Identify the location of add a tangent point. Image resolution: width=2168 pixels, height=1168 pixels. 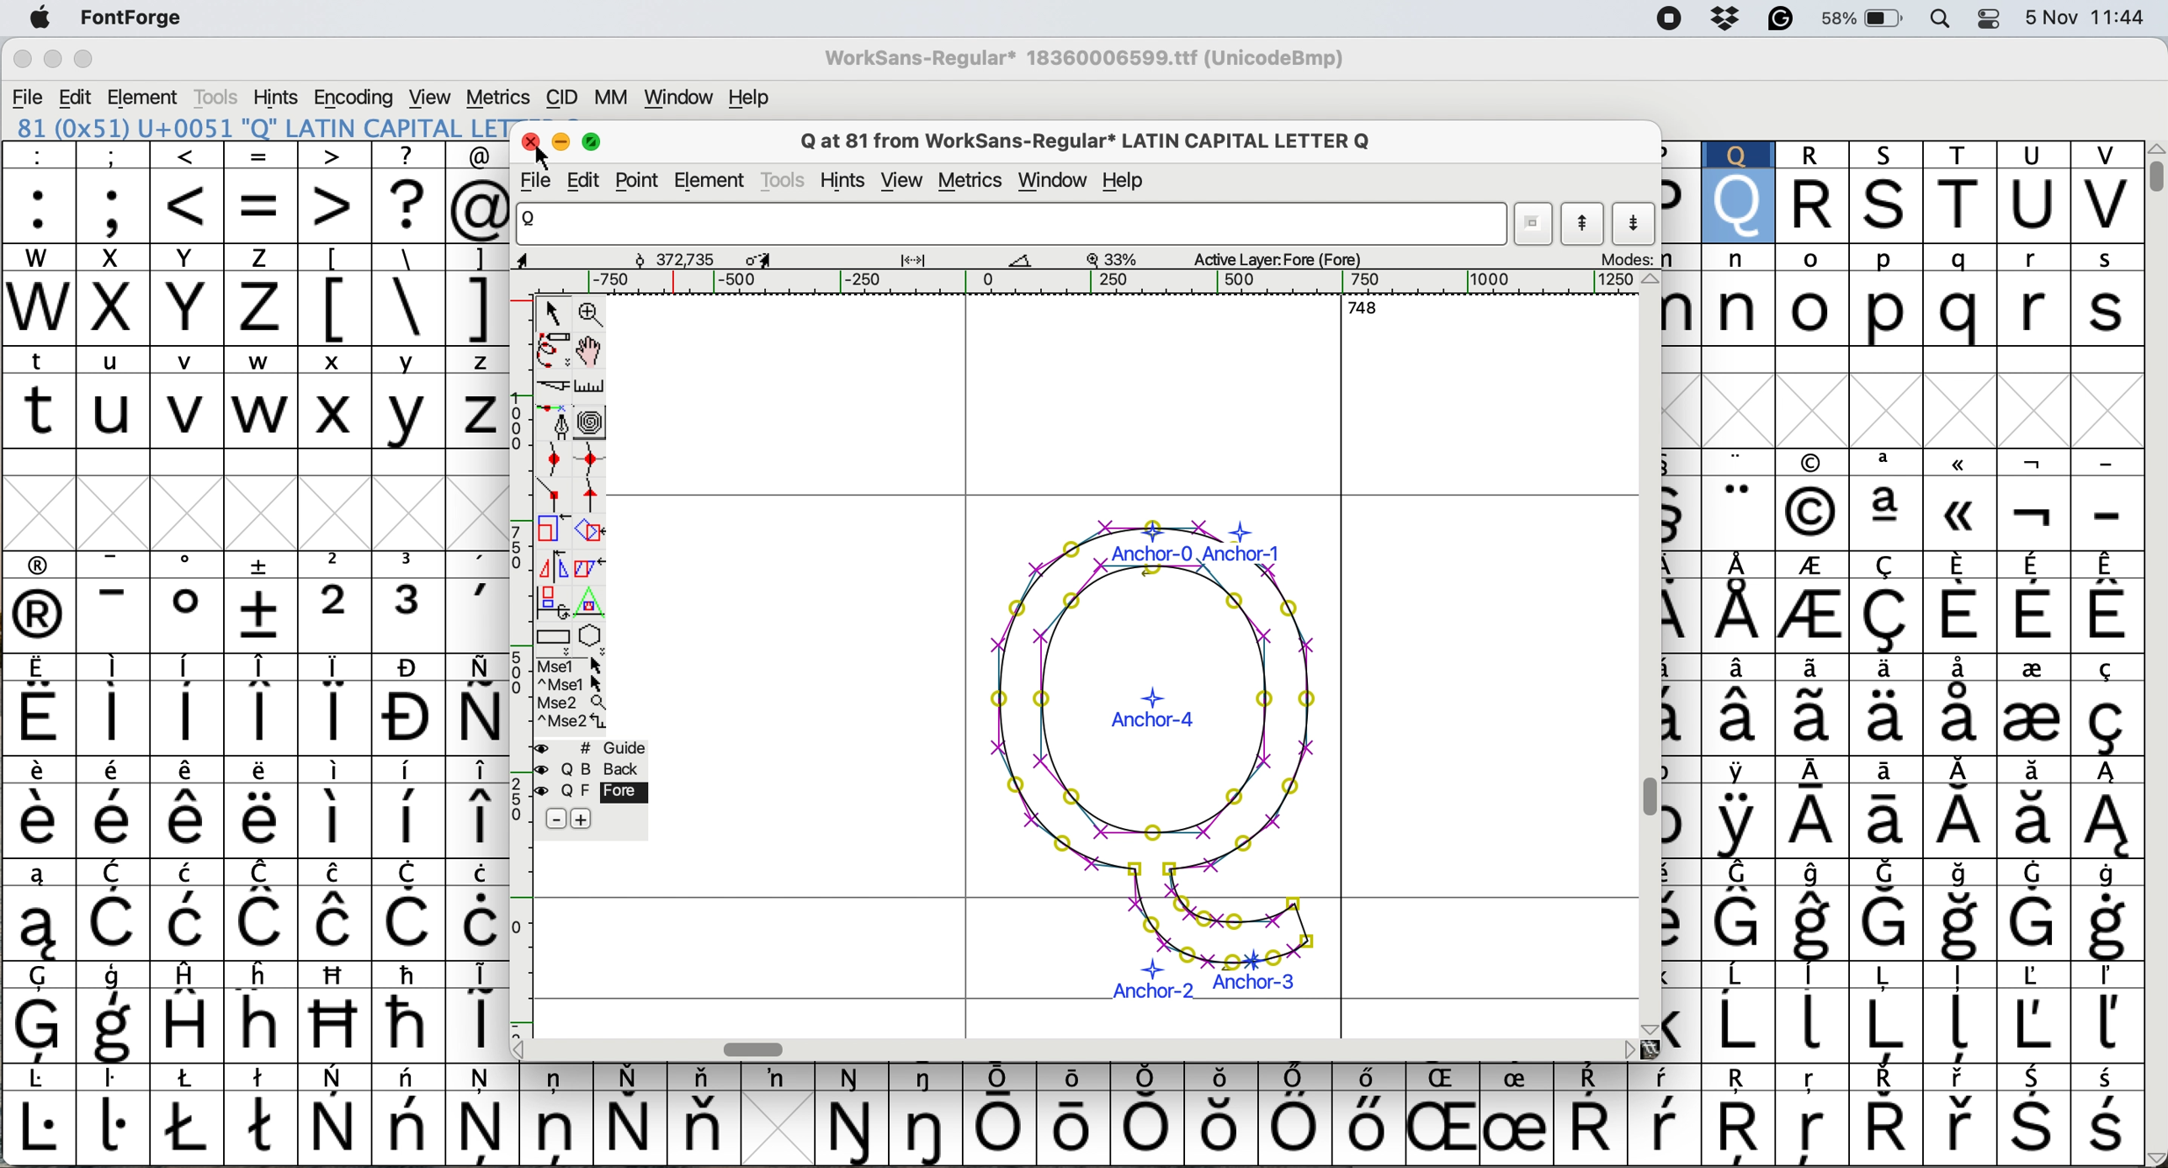
(594, 497).